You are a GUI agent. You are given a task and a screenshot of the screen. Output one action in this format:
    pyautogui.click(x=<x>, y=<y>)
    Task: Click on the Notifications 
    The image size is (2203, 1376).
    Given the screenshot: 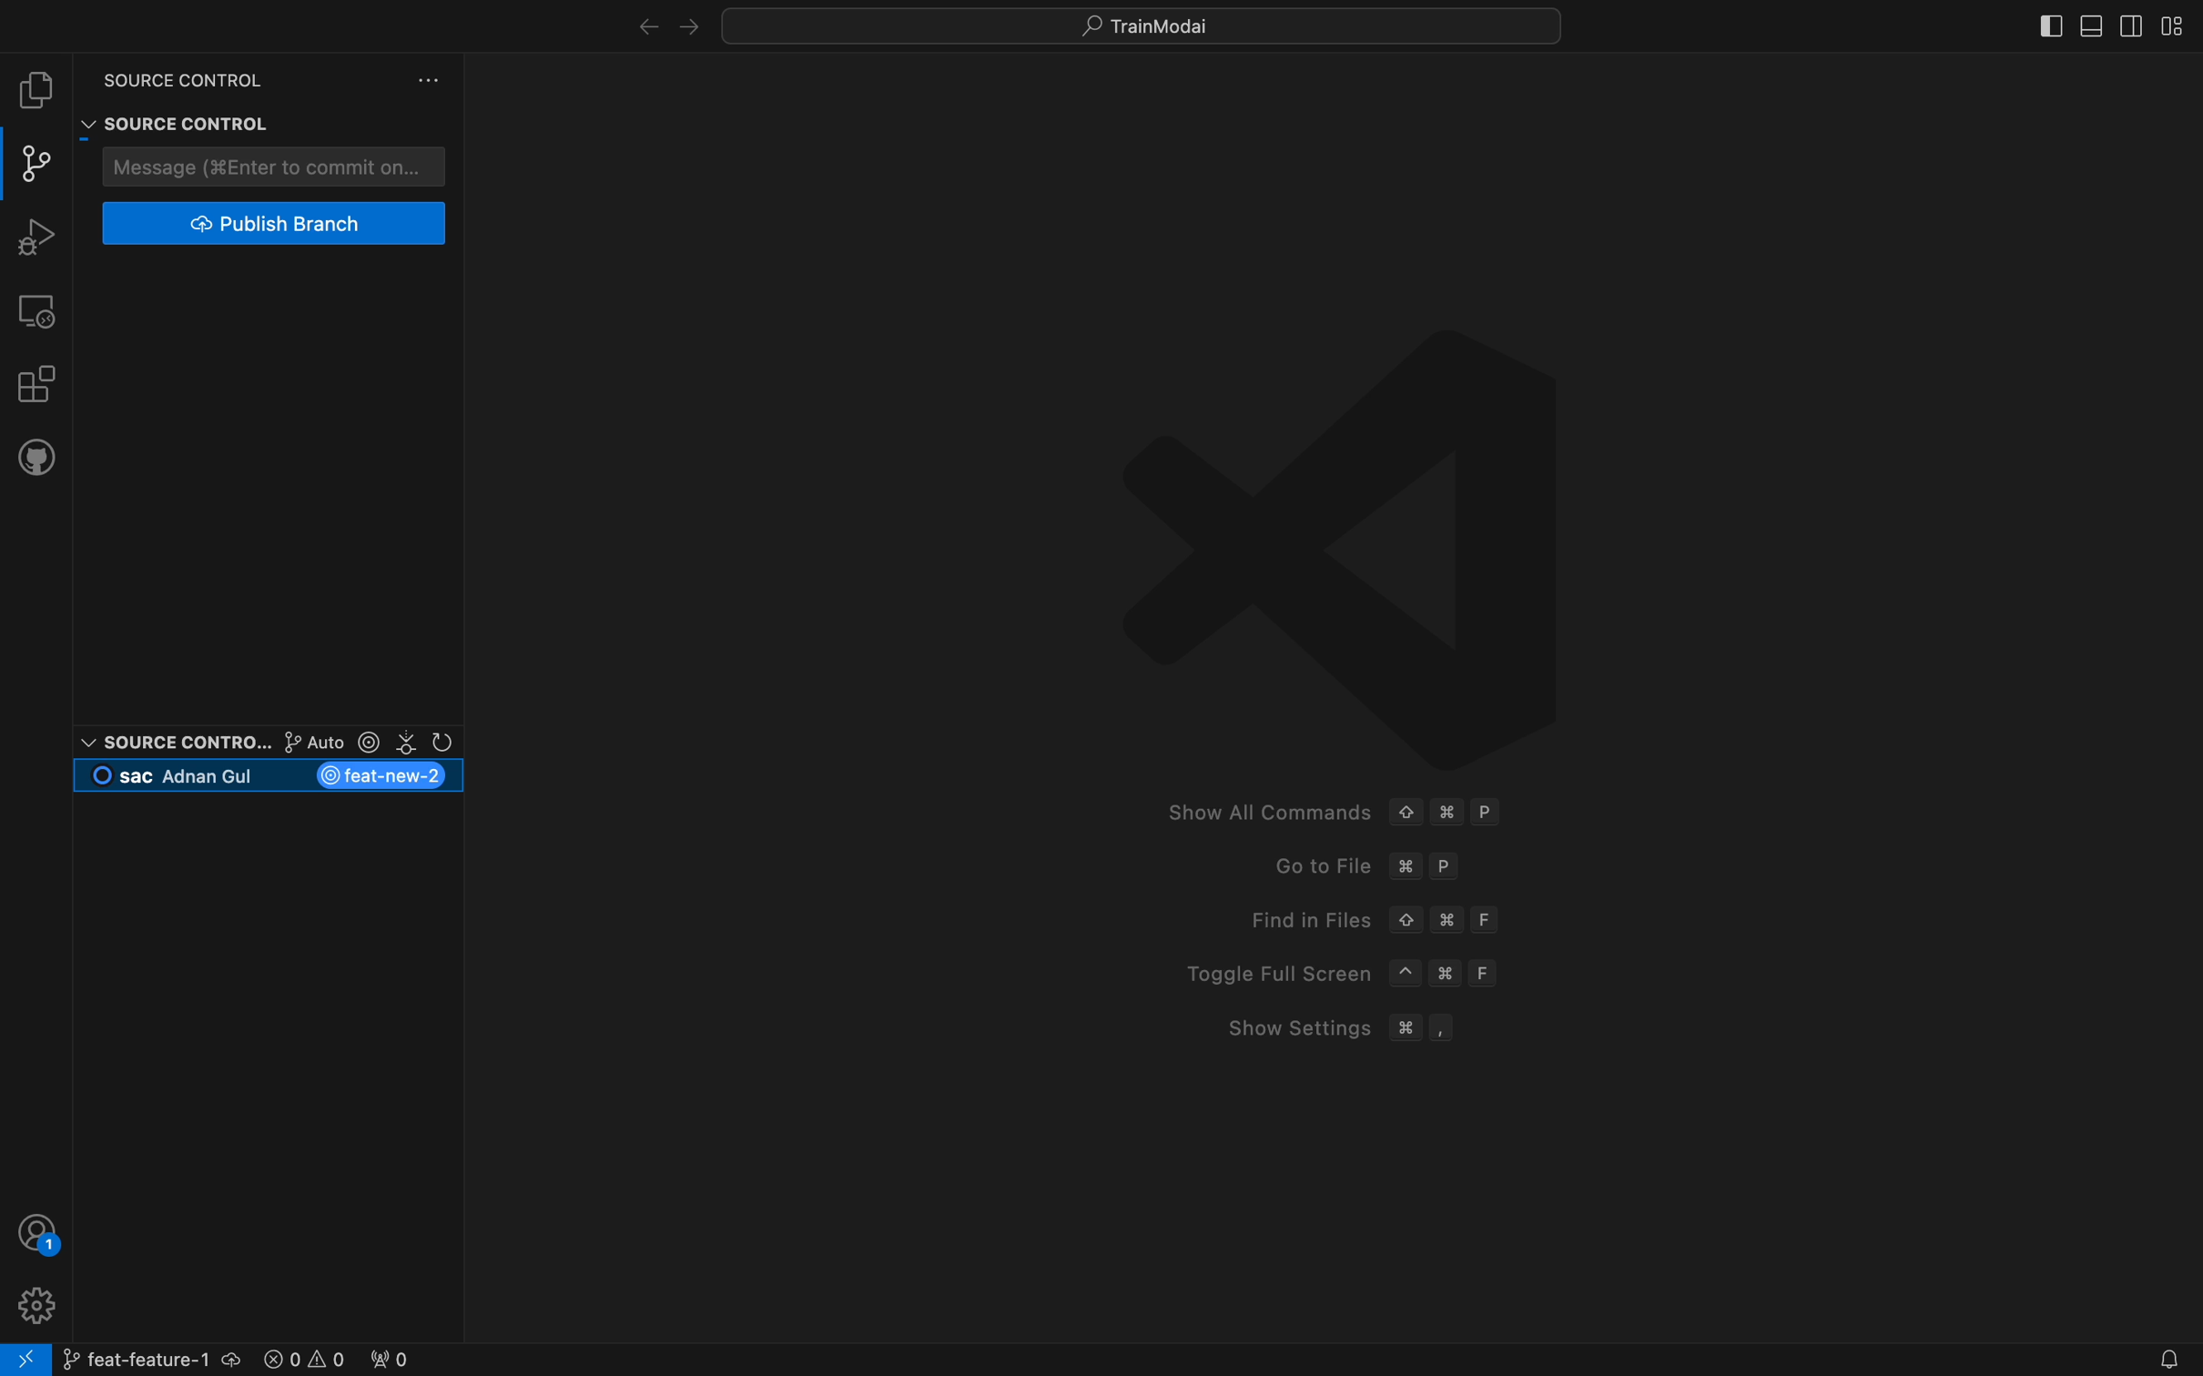 What is the action you would take?
    pyautogui.click(x=2165, y=1361)
    